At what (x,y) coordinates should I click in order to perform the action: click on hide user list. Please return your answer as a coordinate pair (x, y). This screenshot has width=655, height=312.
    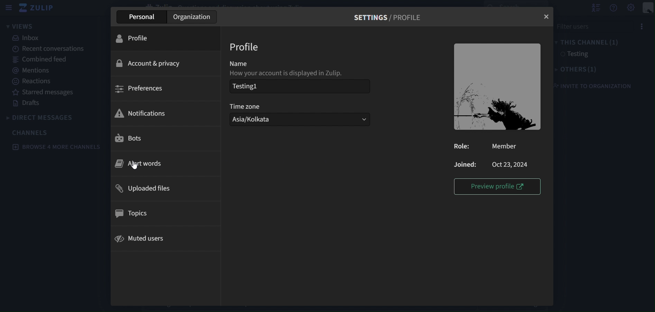
    Looking at the image, I should click on (596, 8).